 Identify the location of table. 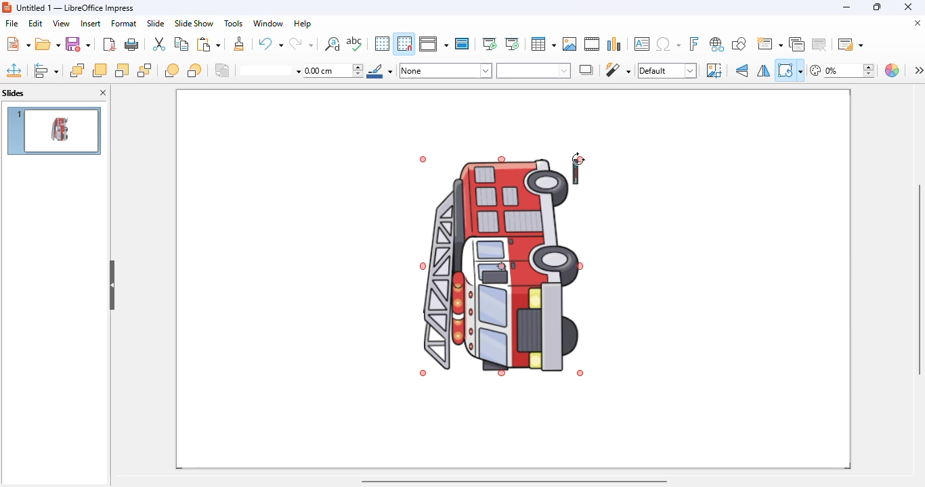
(544, 44).